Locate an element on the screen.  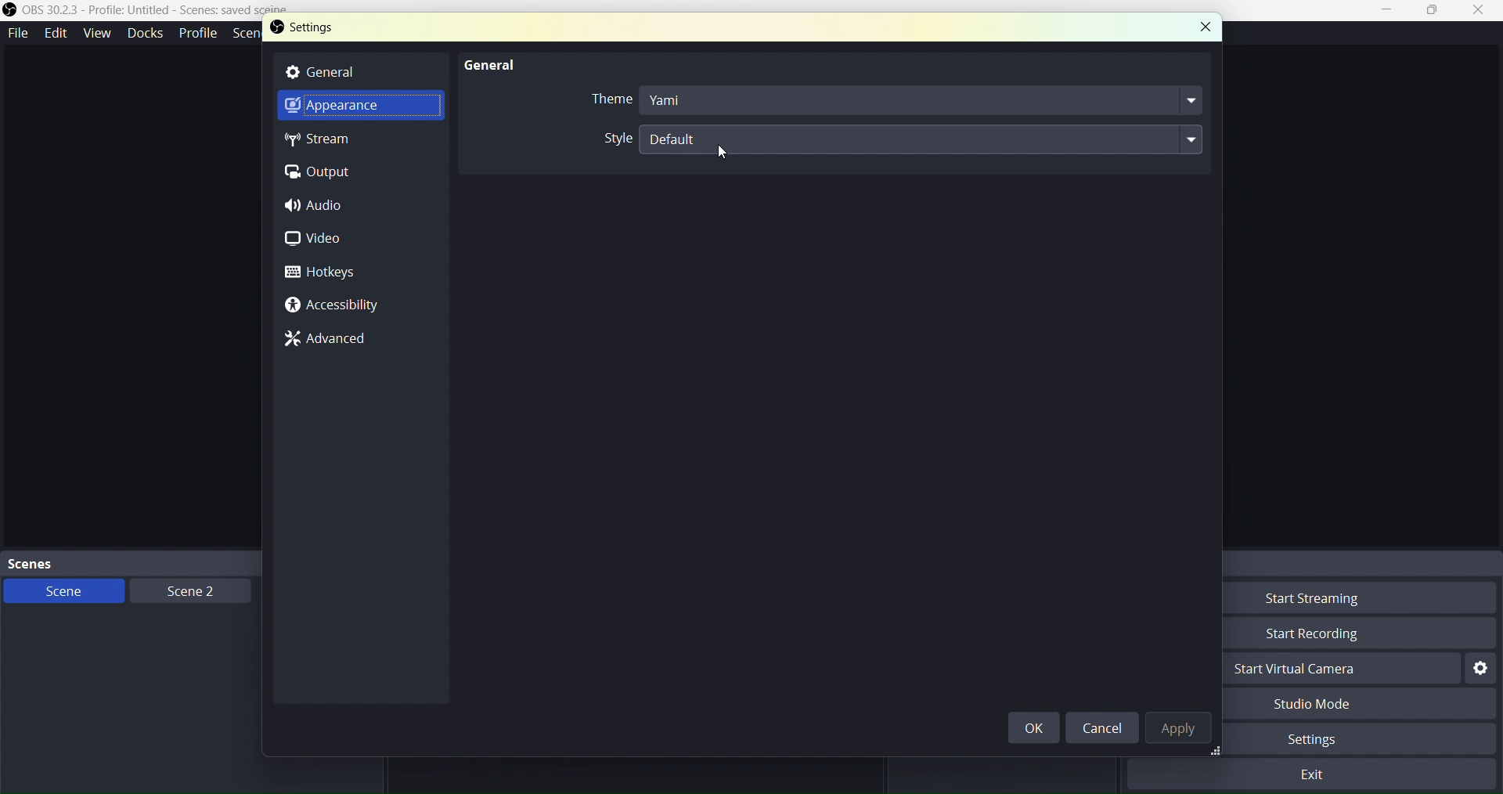
Stream is located at coordinates (334, 141).